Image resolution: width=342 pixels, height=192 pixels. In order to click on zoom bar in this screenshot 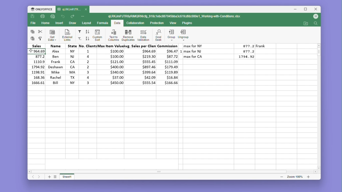, I will do `click(294, 177)`.